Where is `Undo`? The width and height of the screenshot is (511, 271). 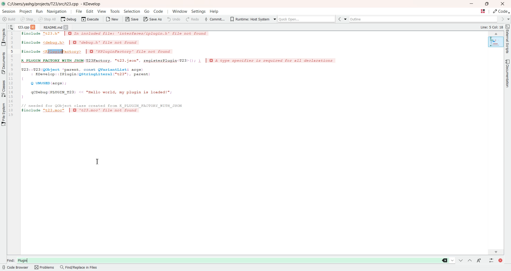 Undo is located at coordinates (174, 19).